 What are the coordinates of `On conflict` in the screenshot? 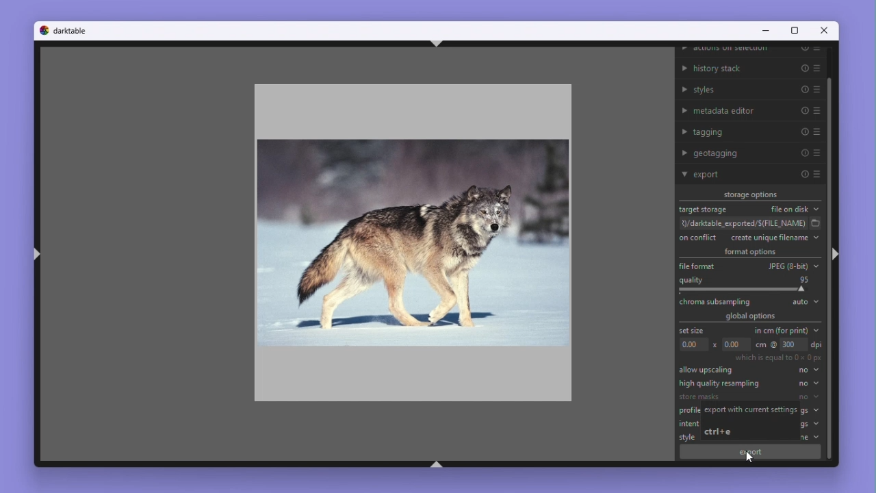 It's located at (699, 238).